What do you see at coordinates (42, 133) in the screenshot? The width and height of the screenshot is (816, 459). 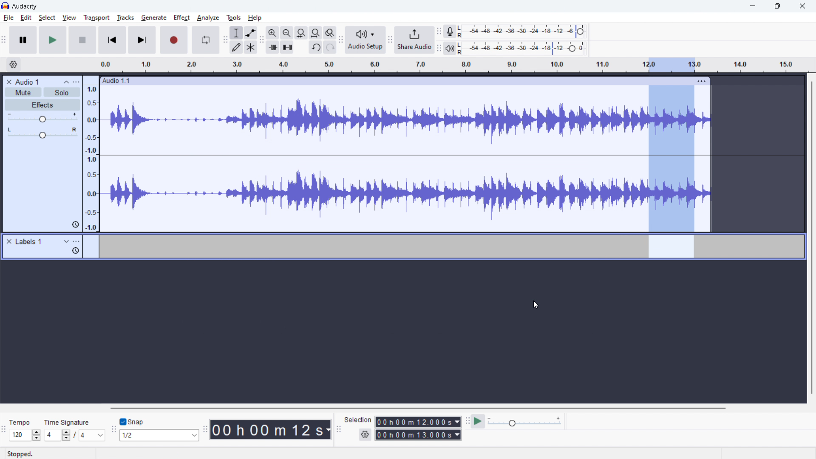 I see `pan` at bounding box center [42, 133].